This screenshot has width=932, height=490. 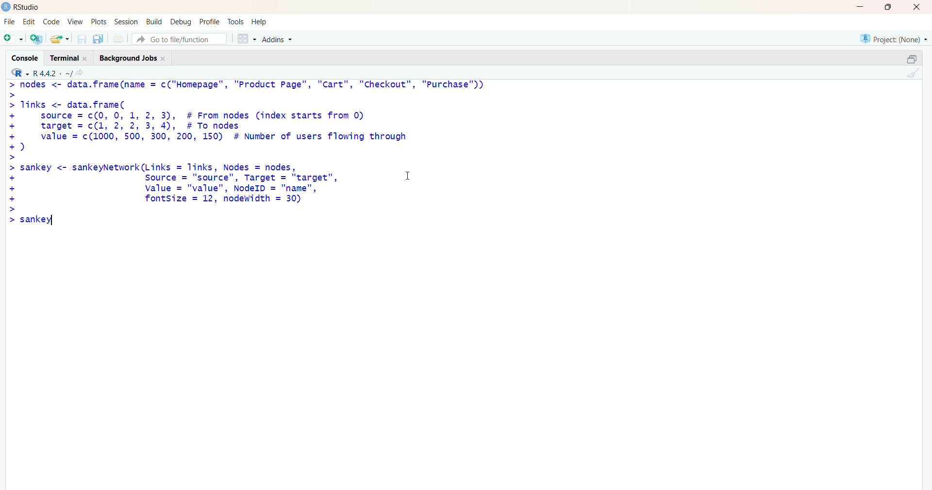 I want to click on grid, so click(x=244, y=39).